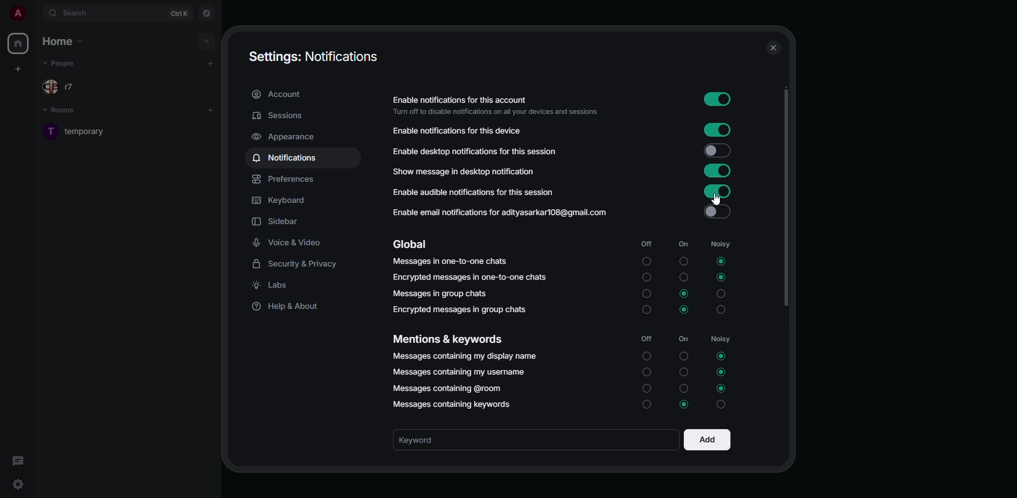  What do you see at coordinates (645, 243) in the screenshot?
I see `off` at bounding box center [645, 243].